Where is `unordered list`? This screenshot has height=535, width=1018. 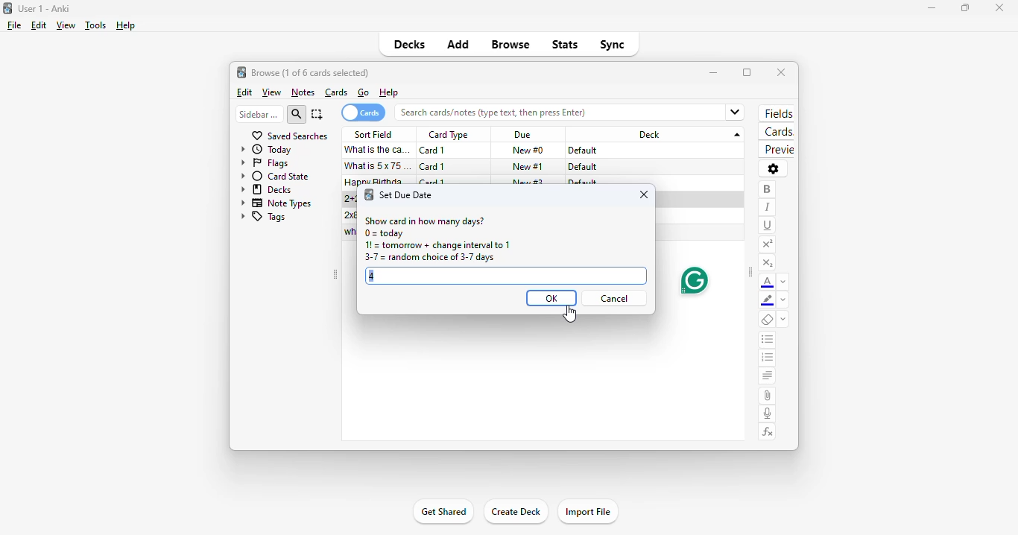
unordered list is located at coordinates (768, 341).